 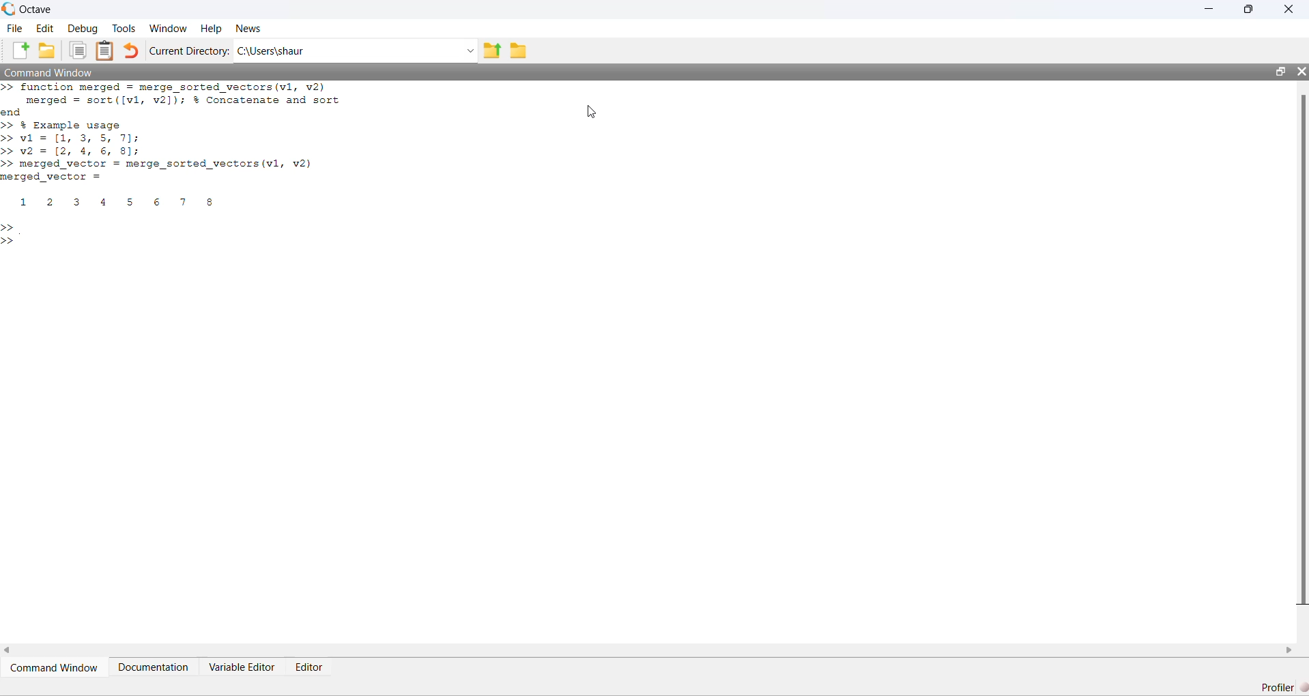 I want to click on scroll bar, so click(x=1302, y=349).